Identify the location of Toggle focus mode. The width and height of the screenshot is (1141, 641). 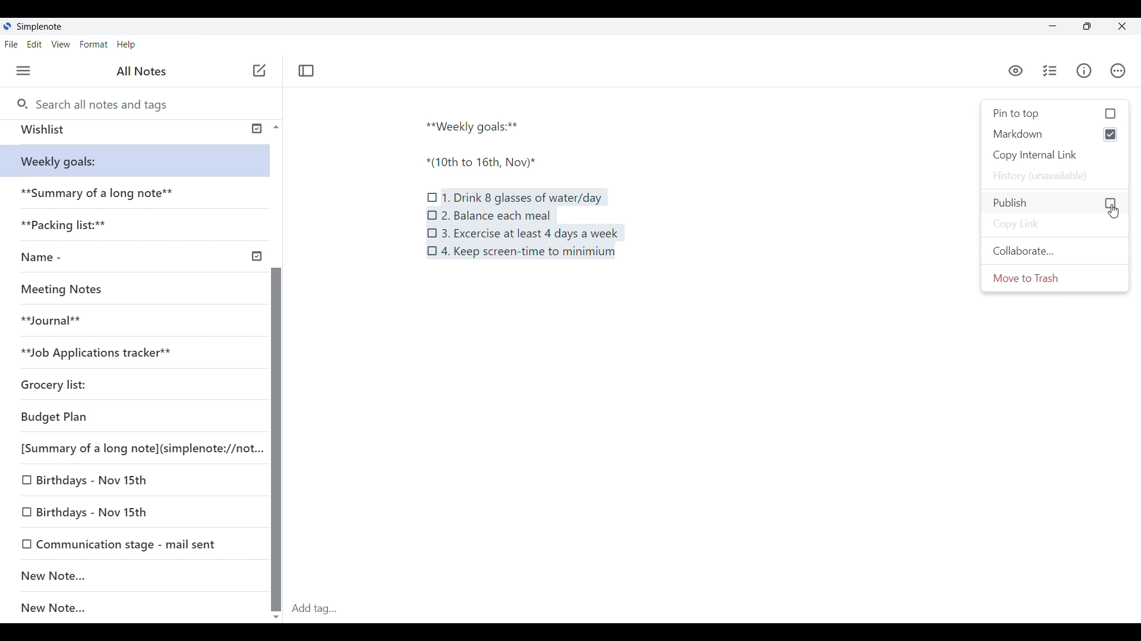
(308, 70).